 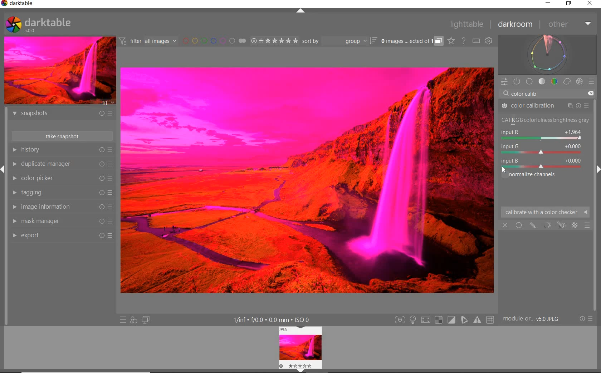 What do you see at coordinates (274, 40) in the screenshot?
I see `RANGE RATING OF SELECTED IMAGES` at bounding box center [274, 40].